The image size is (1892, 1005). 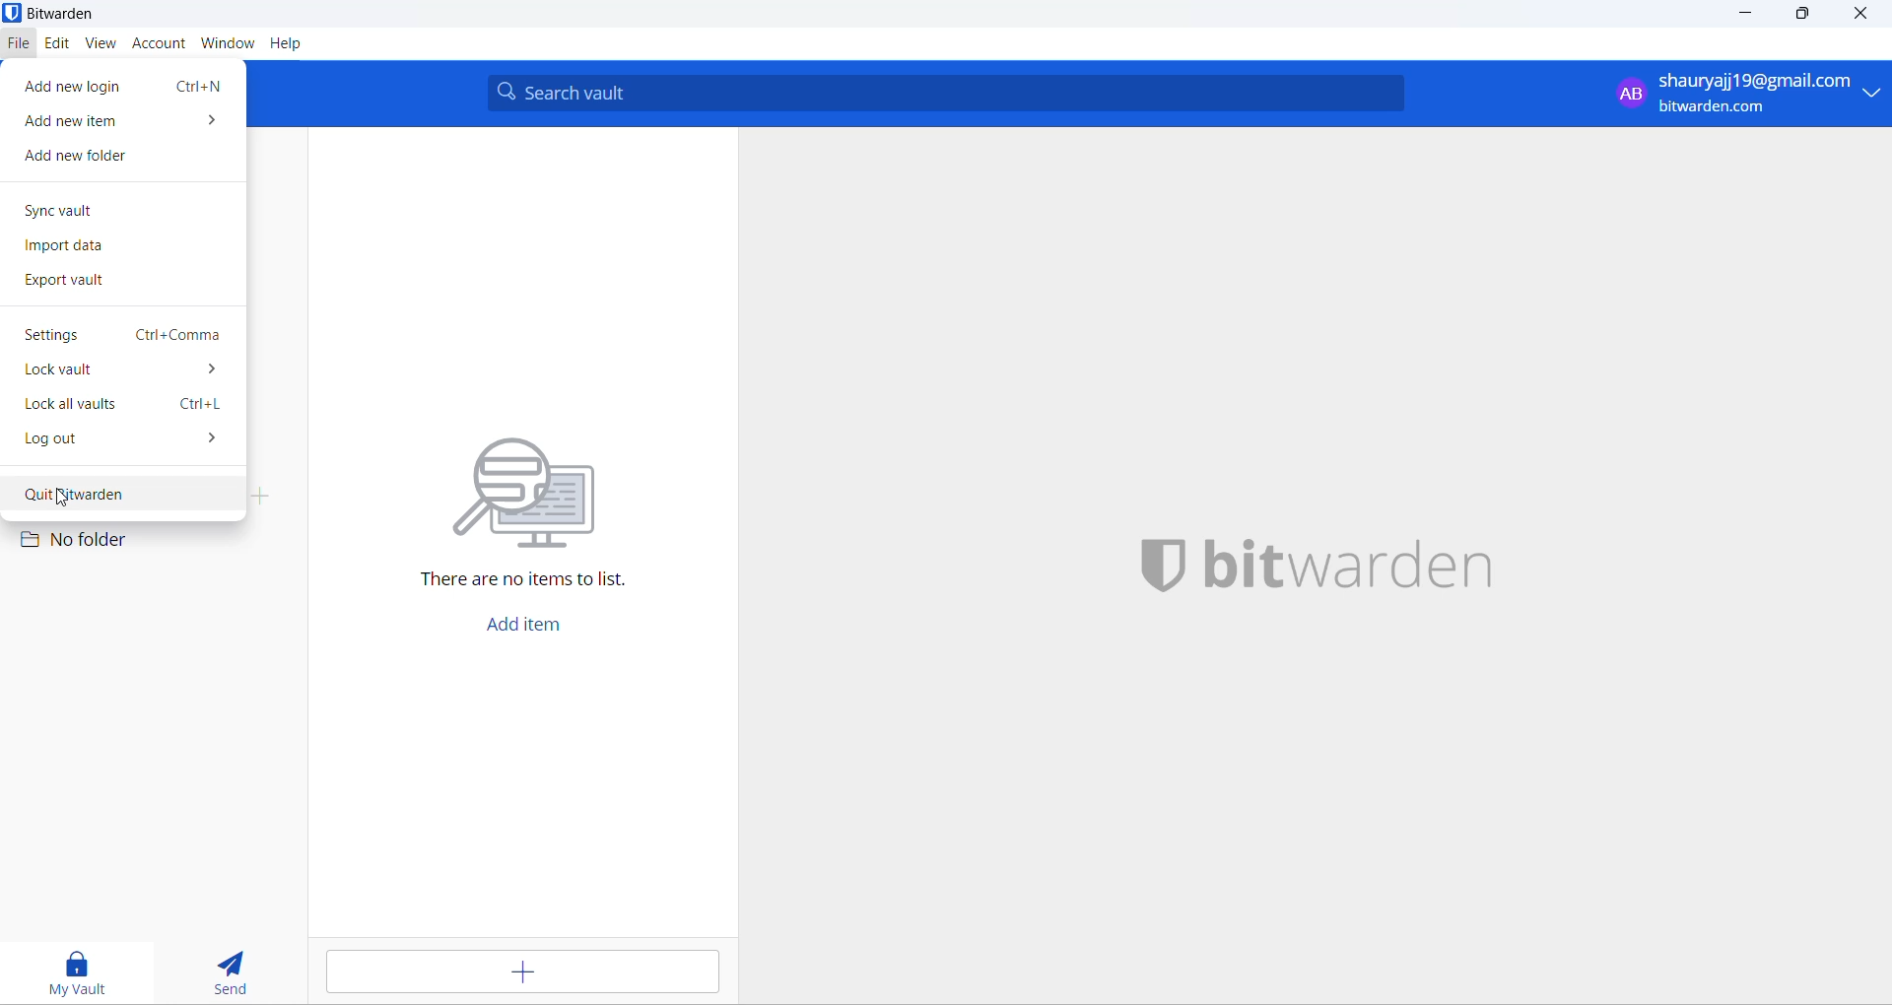 What do you see at coordinates (238, 971) in the screenshot?
I see `send` at bounding box center [238, 971].